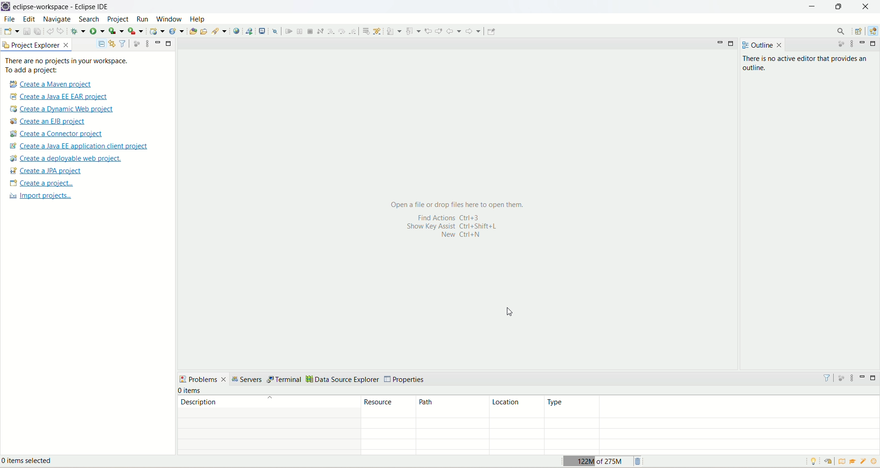 Image resolution: width=880 pixels, height=468 pixels. I want to click on view menu, so click(853, 45).